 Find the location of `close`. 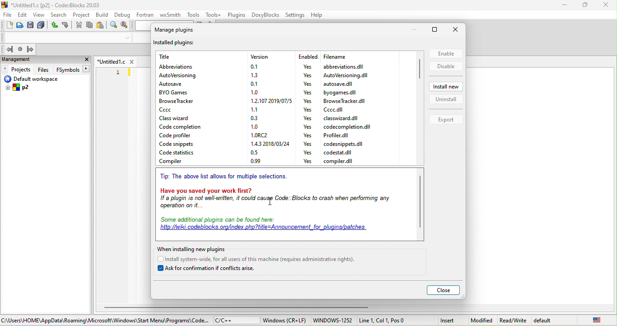

close is located at coordinates (607, 5).